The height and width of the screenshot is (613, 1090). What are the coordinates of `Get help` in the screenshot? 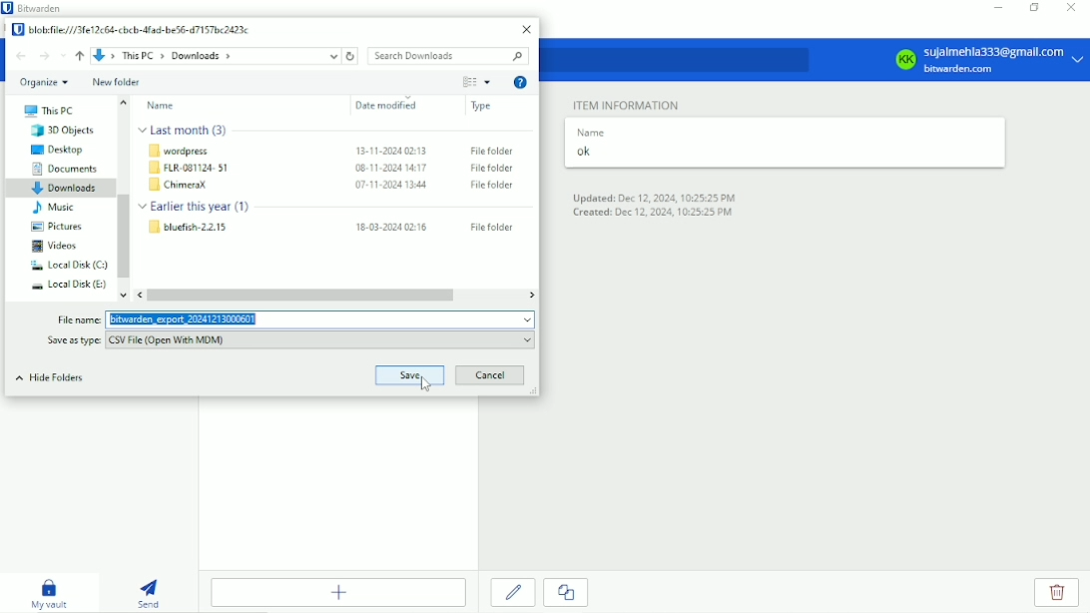 It's located at (522, 82).